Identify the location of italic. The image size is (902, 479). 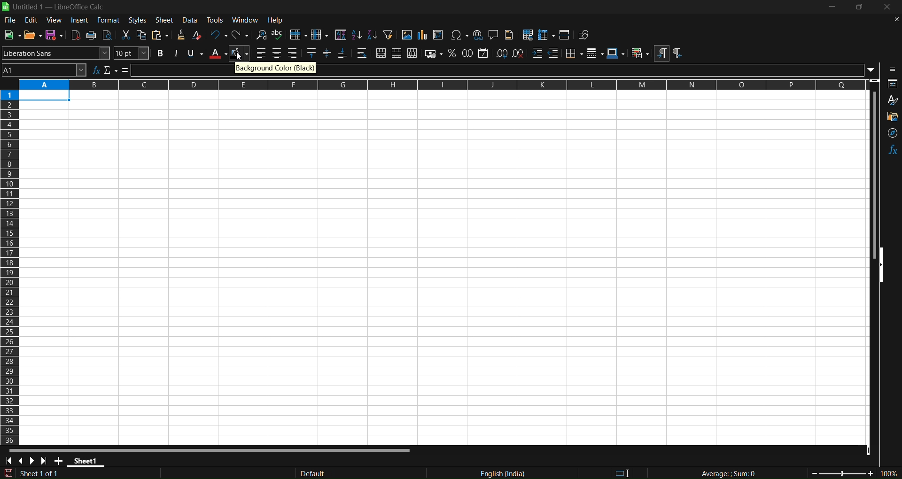
(176, 52).